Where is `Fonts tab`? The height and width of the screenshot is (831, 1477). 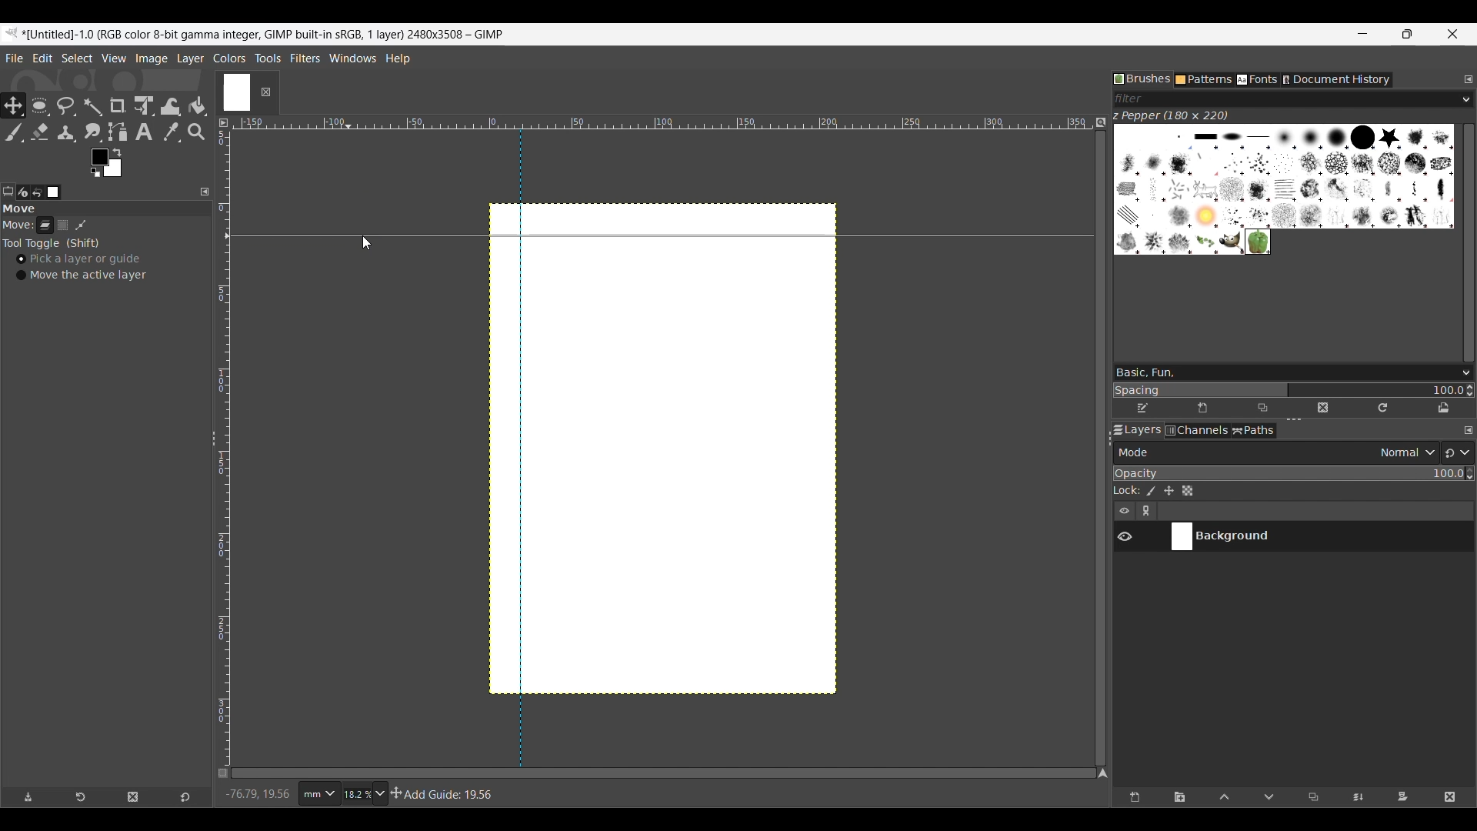
Fonts tab is located at coordinates (1257, 80).